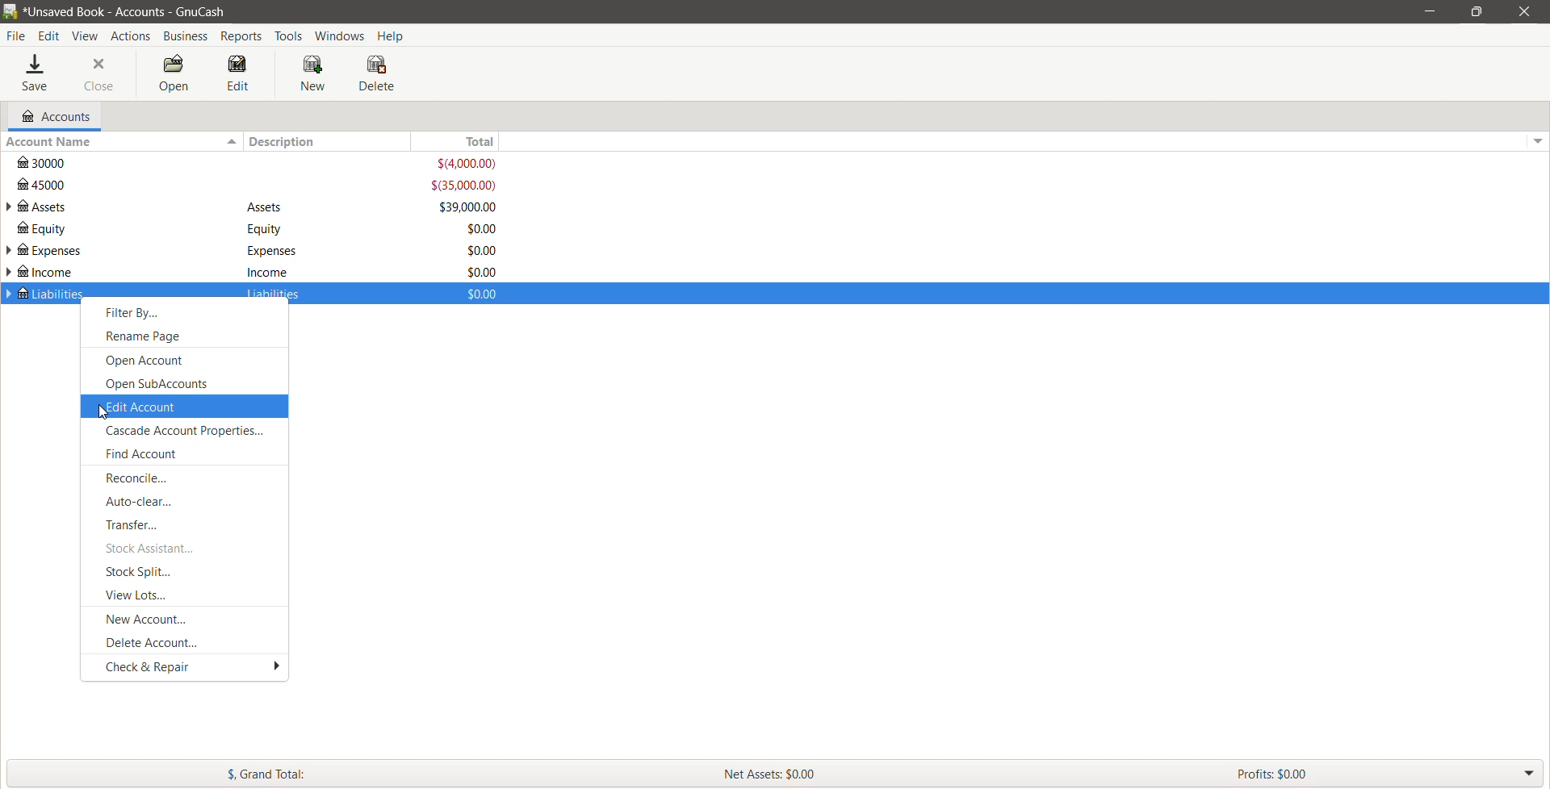 Image resolution: width=1550 pixels, height=789 pixels. Describe the element at coordinates (1389, 773) in the screenshot. I see `Profits` at that location.